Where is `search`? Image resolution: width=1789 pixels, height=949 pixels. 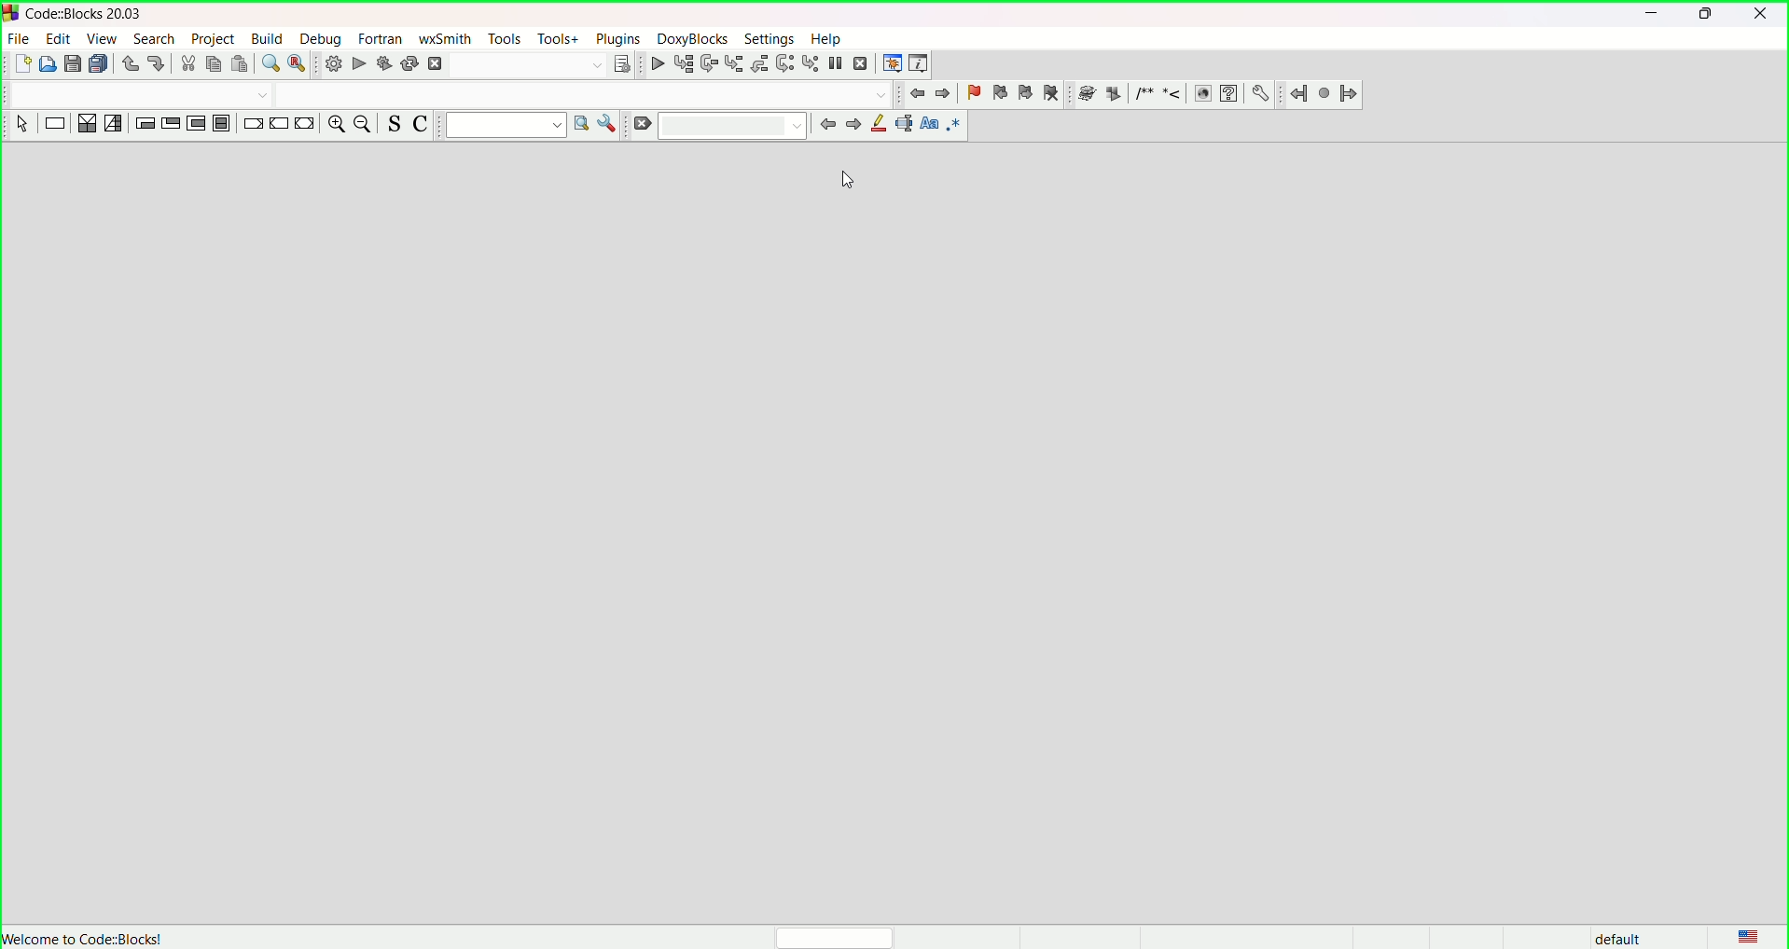
search is located at coordinates (153, 38).